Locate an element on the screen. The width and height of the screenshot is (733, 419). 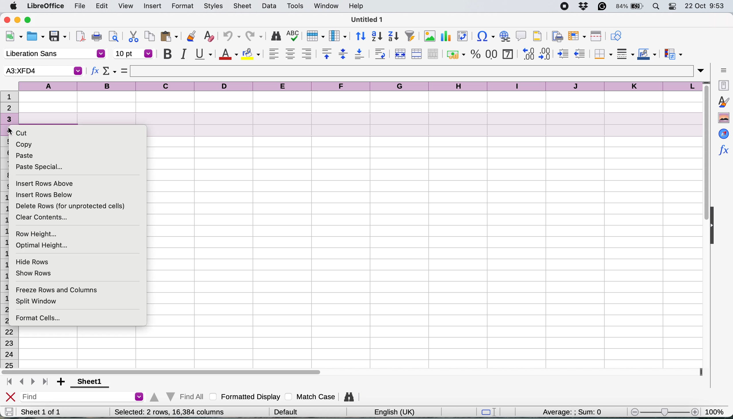
freeze rows and columns is located at coordinates (56, 290).